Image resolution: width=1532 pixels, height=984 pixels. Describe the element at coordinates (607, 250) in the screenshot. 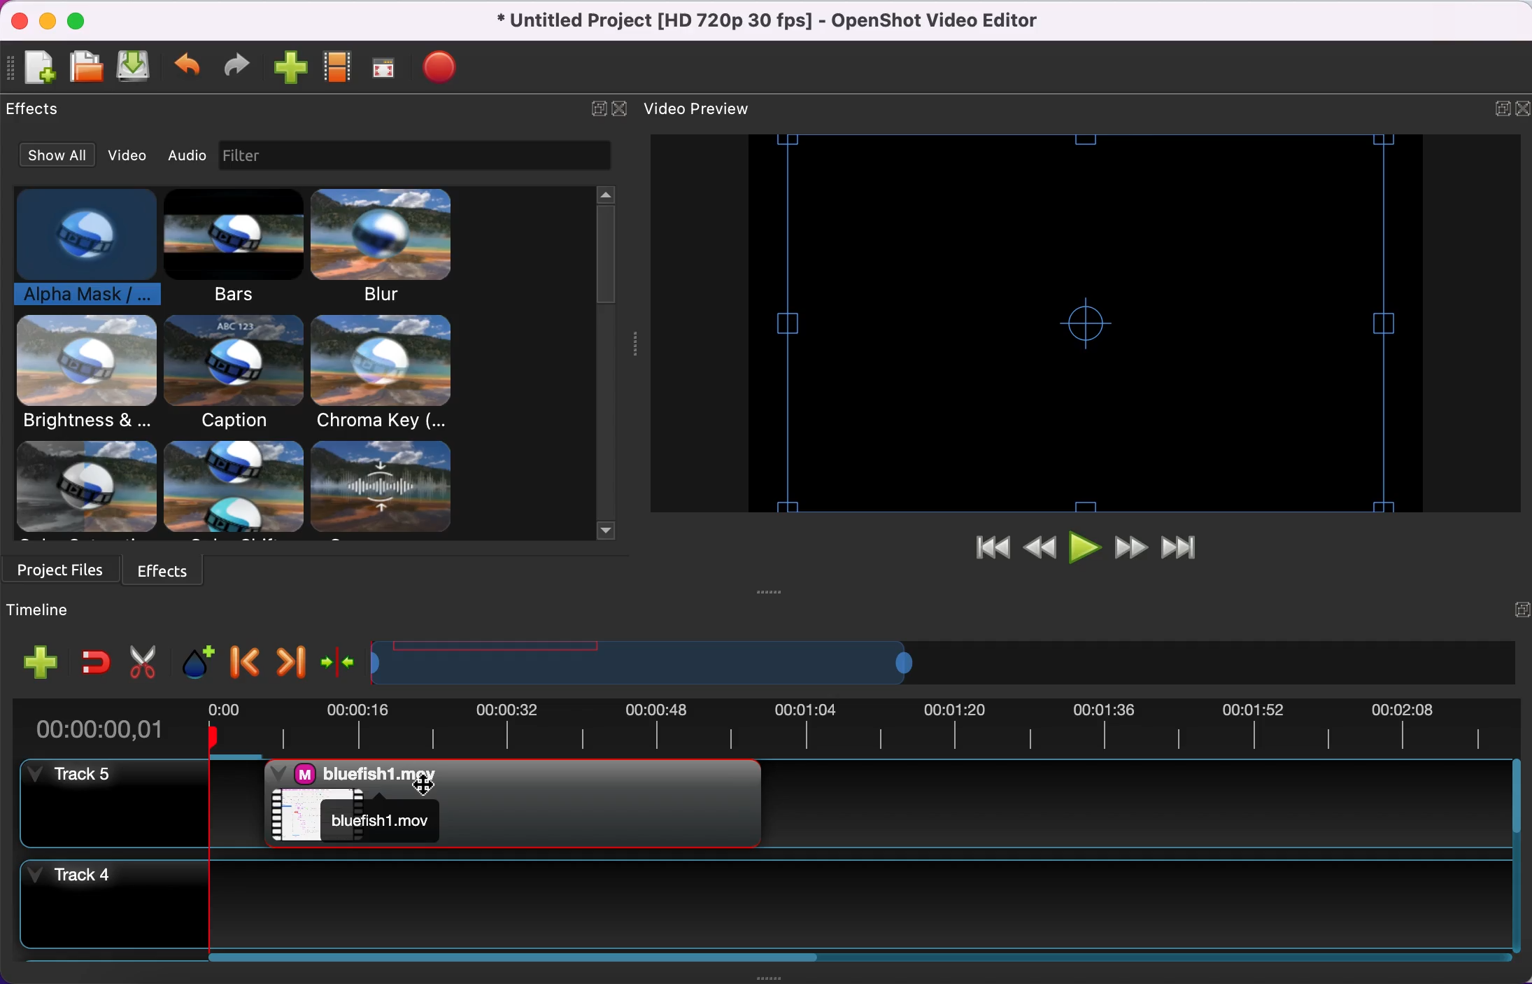

I see `vertical slider` at that location.